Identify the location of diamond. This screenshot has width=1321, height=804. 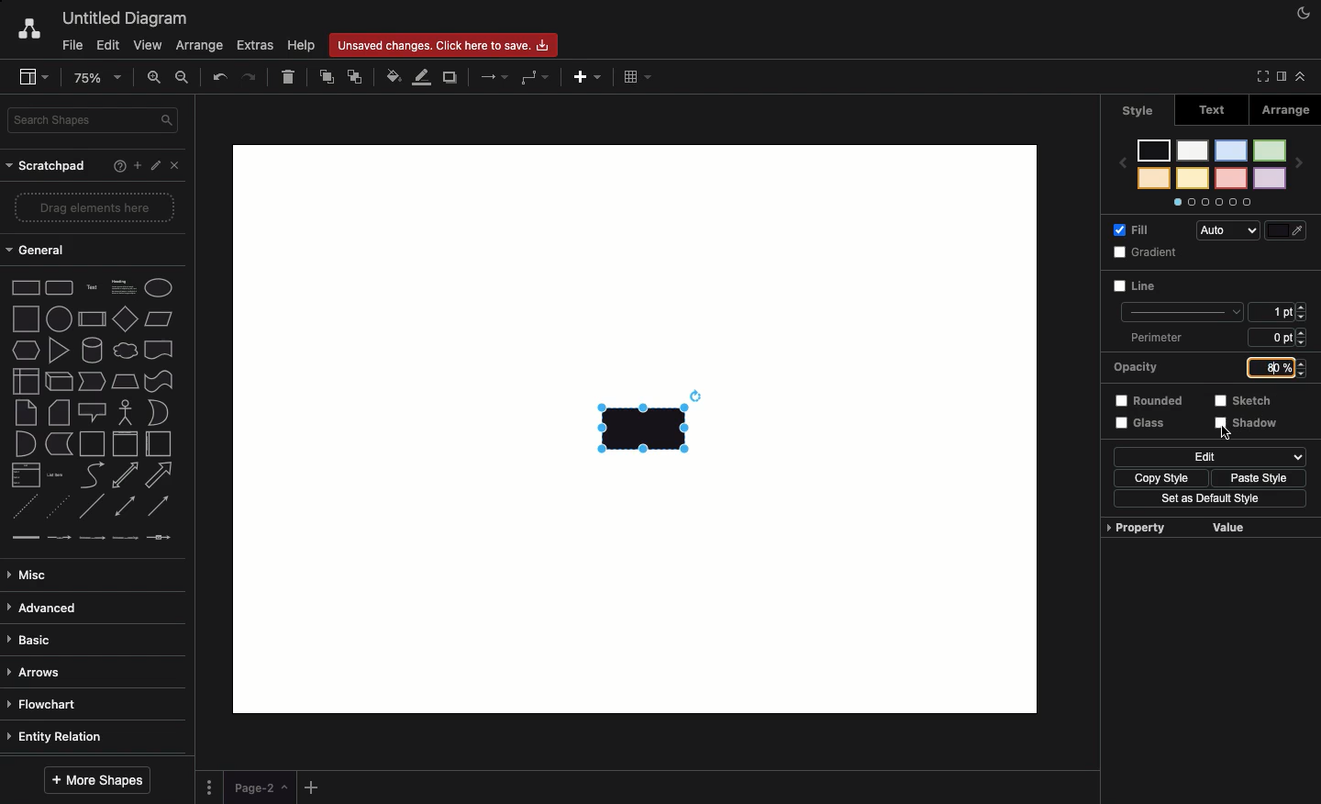
(124, 320).